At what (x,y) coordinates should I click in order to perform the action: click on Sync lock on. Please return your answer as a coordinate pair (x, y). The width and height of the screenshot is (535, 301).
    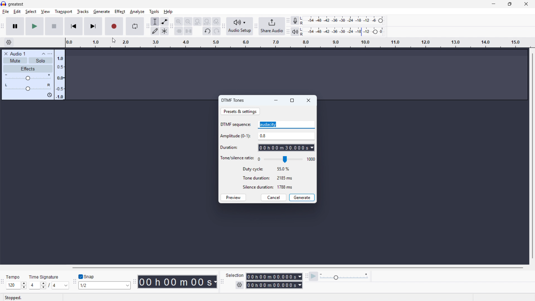
    Looking at the image, I should click on (50, 95).